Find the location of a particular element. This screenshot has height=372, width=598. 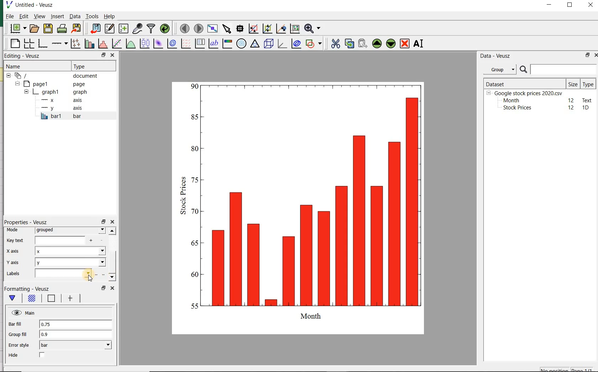

Tools is located at coordinates (92, 16).